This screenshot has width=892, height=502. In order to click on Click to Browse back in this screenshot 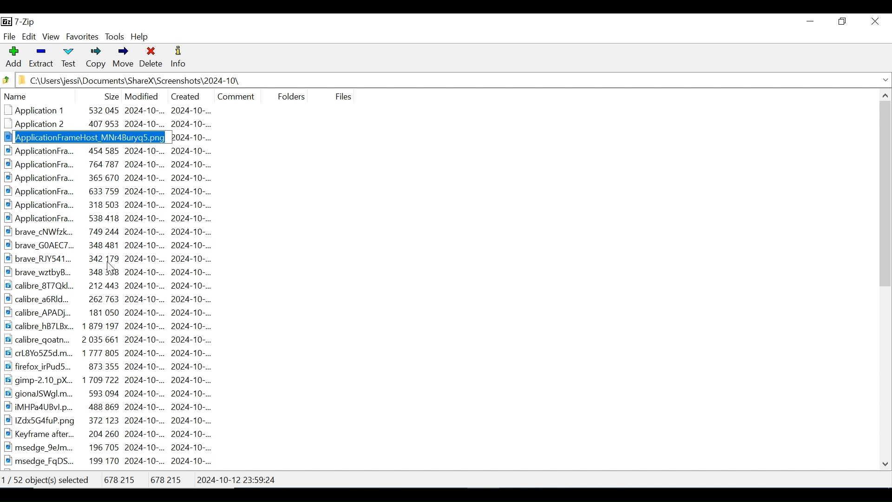, I will do `click(6, 79)`.